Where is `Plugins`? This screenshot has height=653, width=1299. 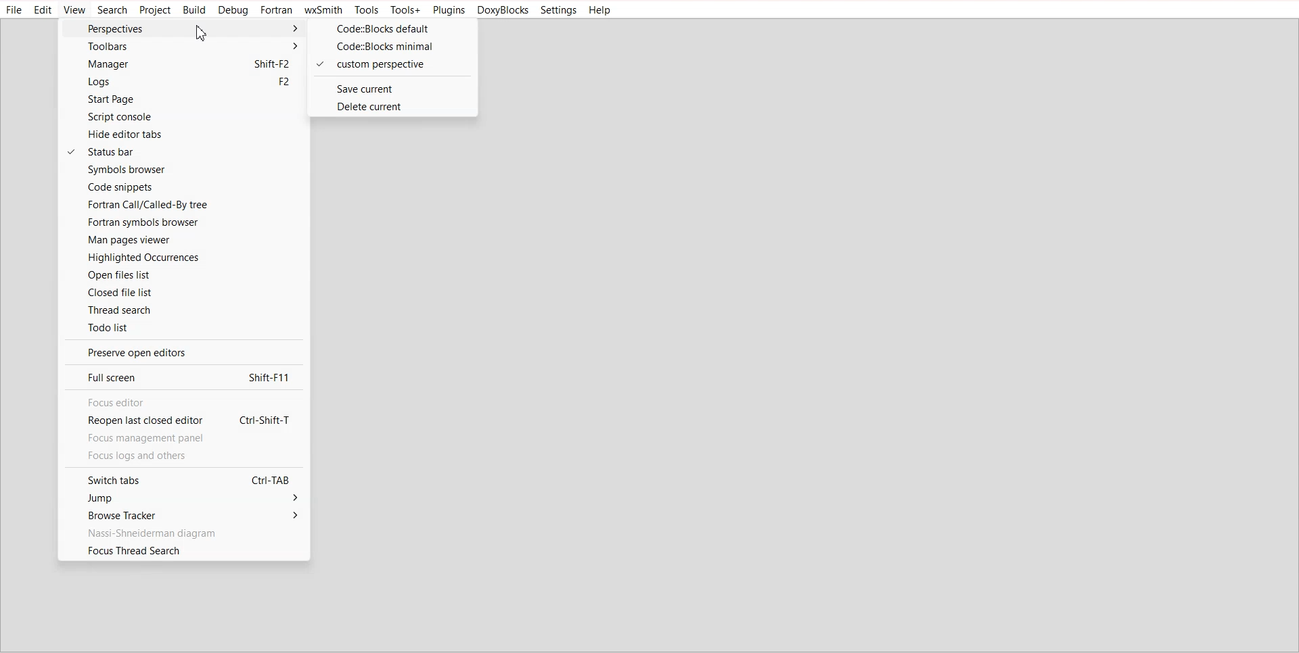
Plugins is located at coordinates (448, 11).